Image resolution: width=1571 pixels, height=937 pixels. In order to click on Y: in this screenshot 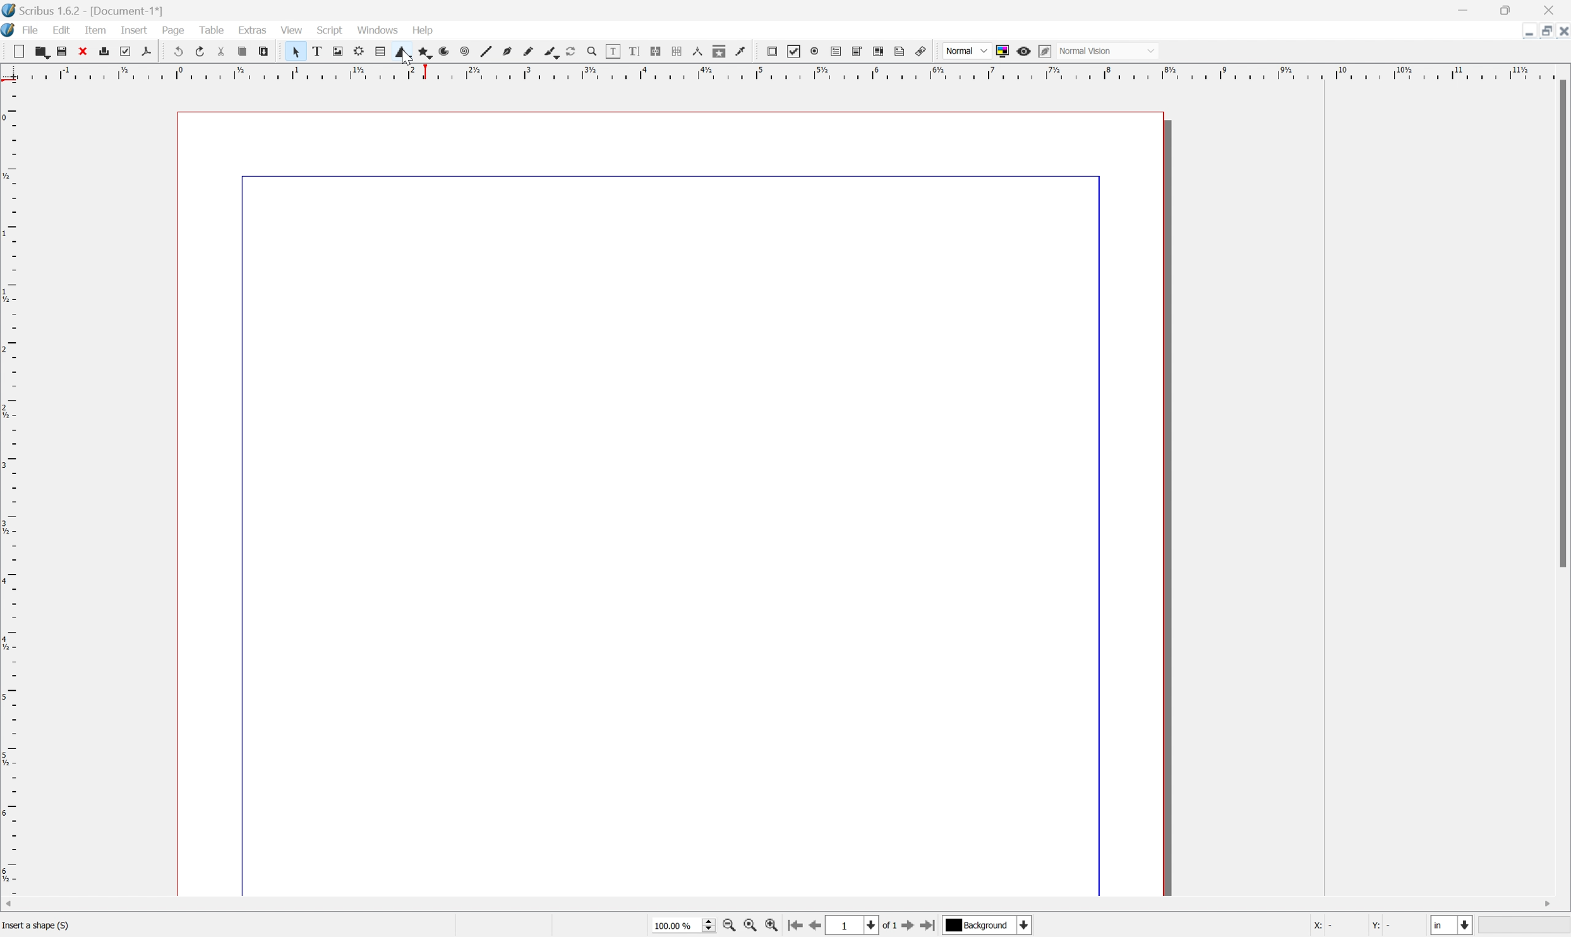, I will do `click(1379, 924)`.